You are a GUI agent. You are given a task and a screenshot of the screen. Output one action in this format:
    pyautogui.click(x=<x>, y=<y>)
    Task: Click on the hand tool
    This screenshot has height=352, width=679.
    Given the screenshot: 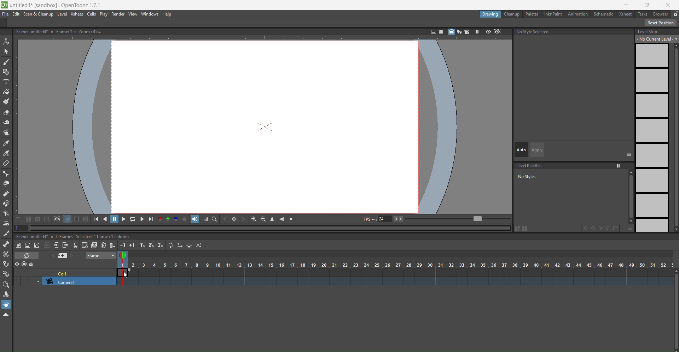 What is the action you would take?
    pyautogui.click(x=6, y=304)
    